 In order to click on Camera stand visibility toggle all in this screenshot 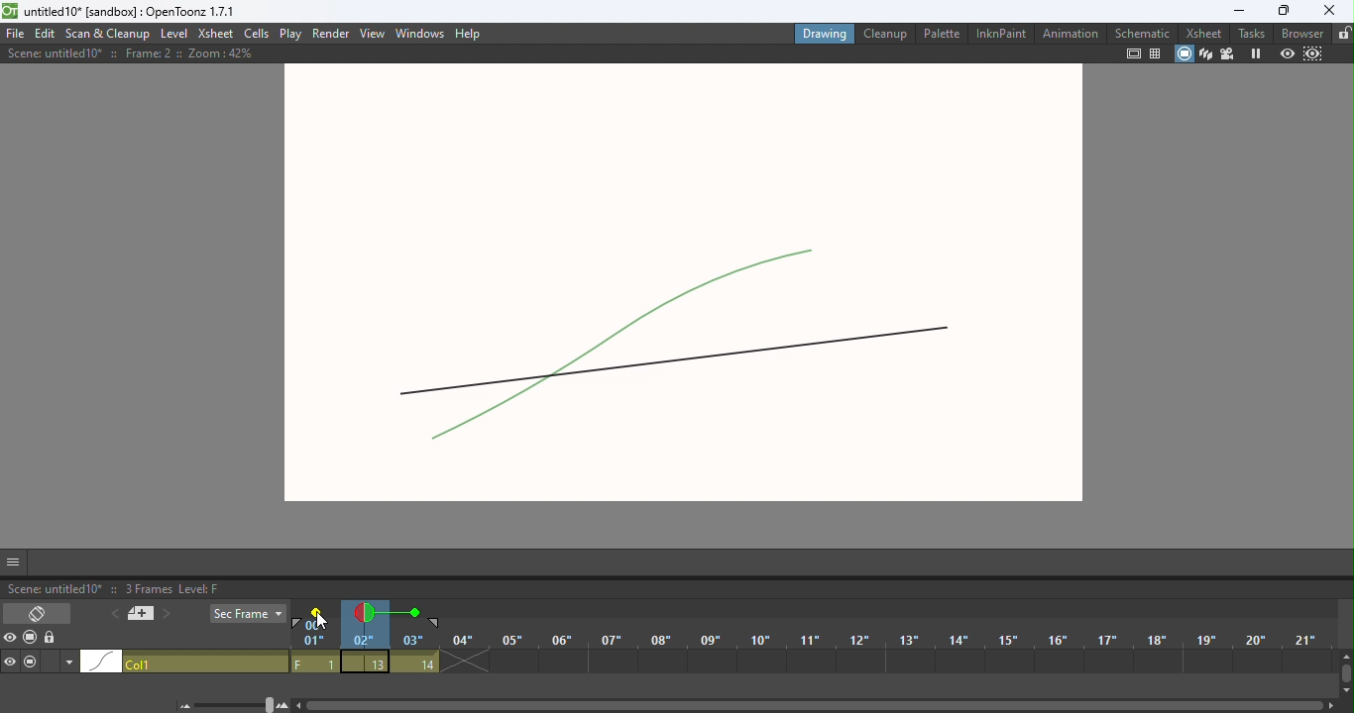, I will do `click(30, 639)`.